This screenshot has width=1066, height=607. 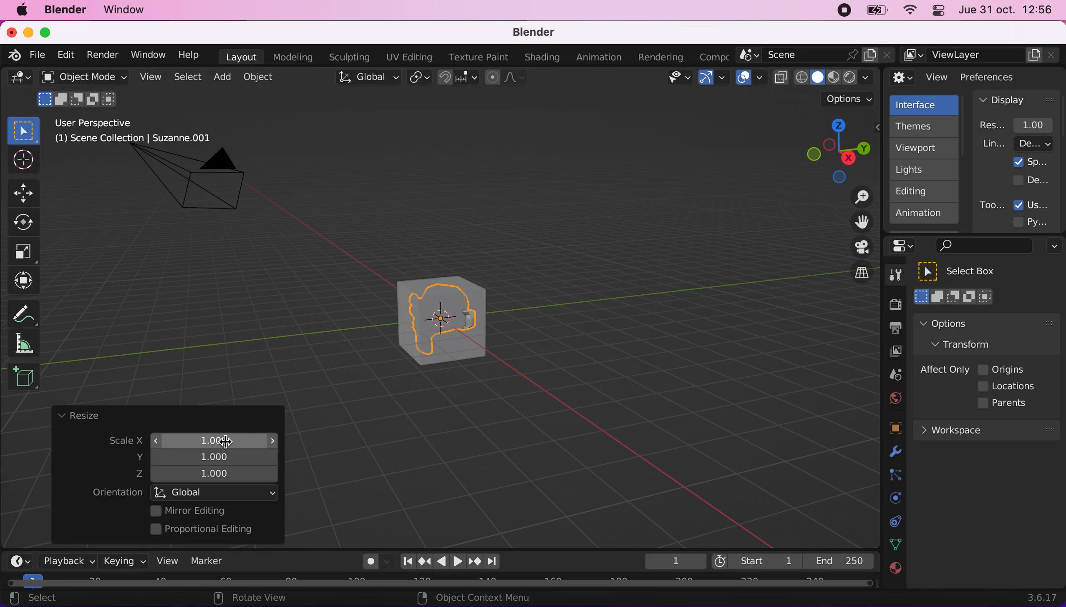 I want to click on z, so click(x=210, y=475).